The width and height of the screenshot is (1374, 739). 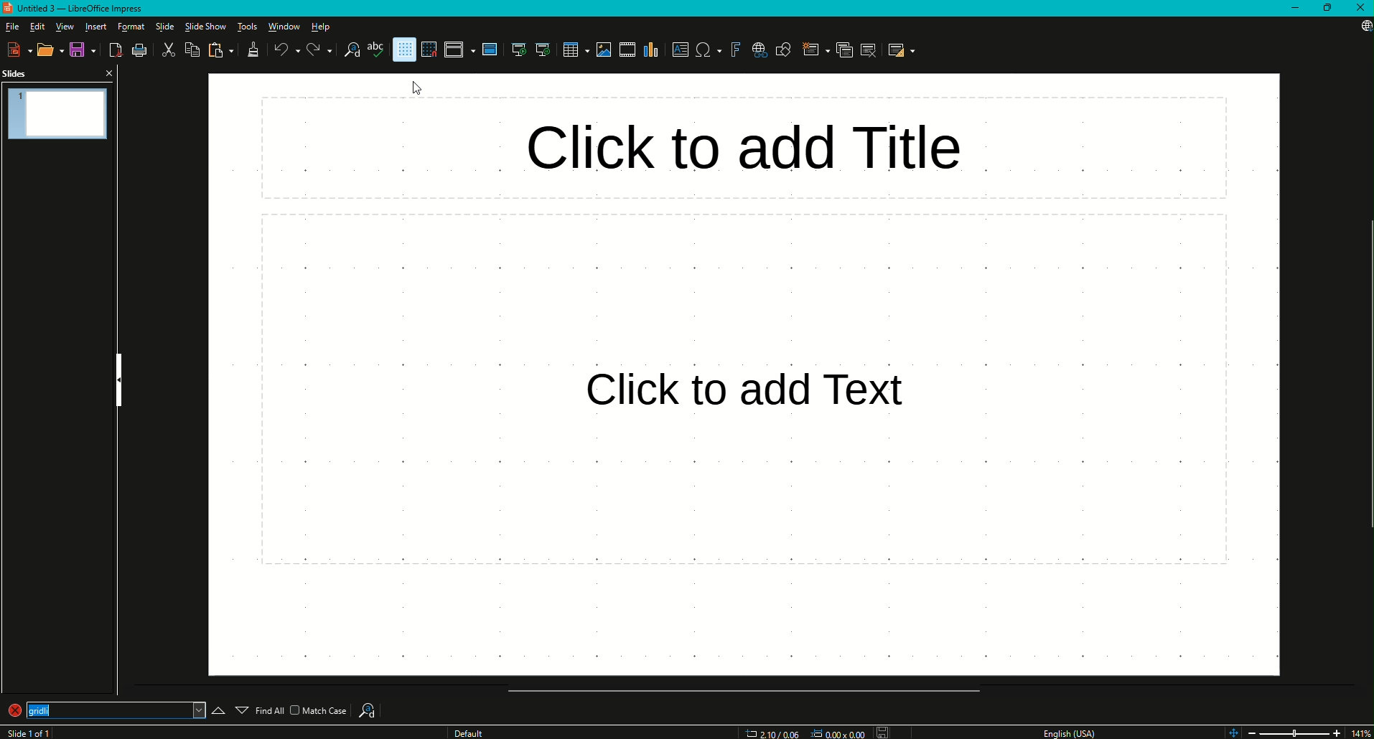 I want to click on Undo, so click(x=283, y=50).